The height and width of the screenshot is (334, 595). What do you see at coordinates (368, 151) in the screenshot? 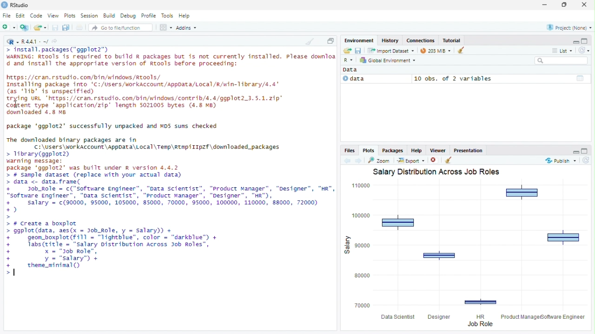
I see `Plots` at bounding box center [368, 151].